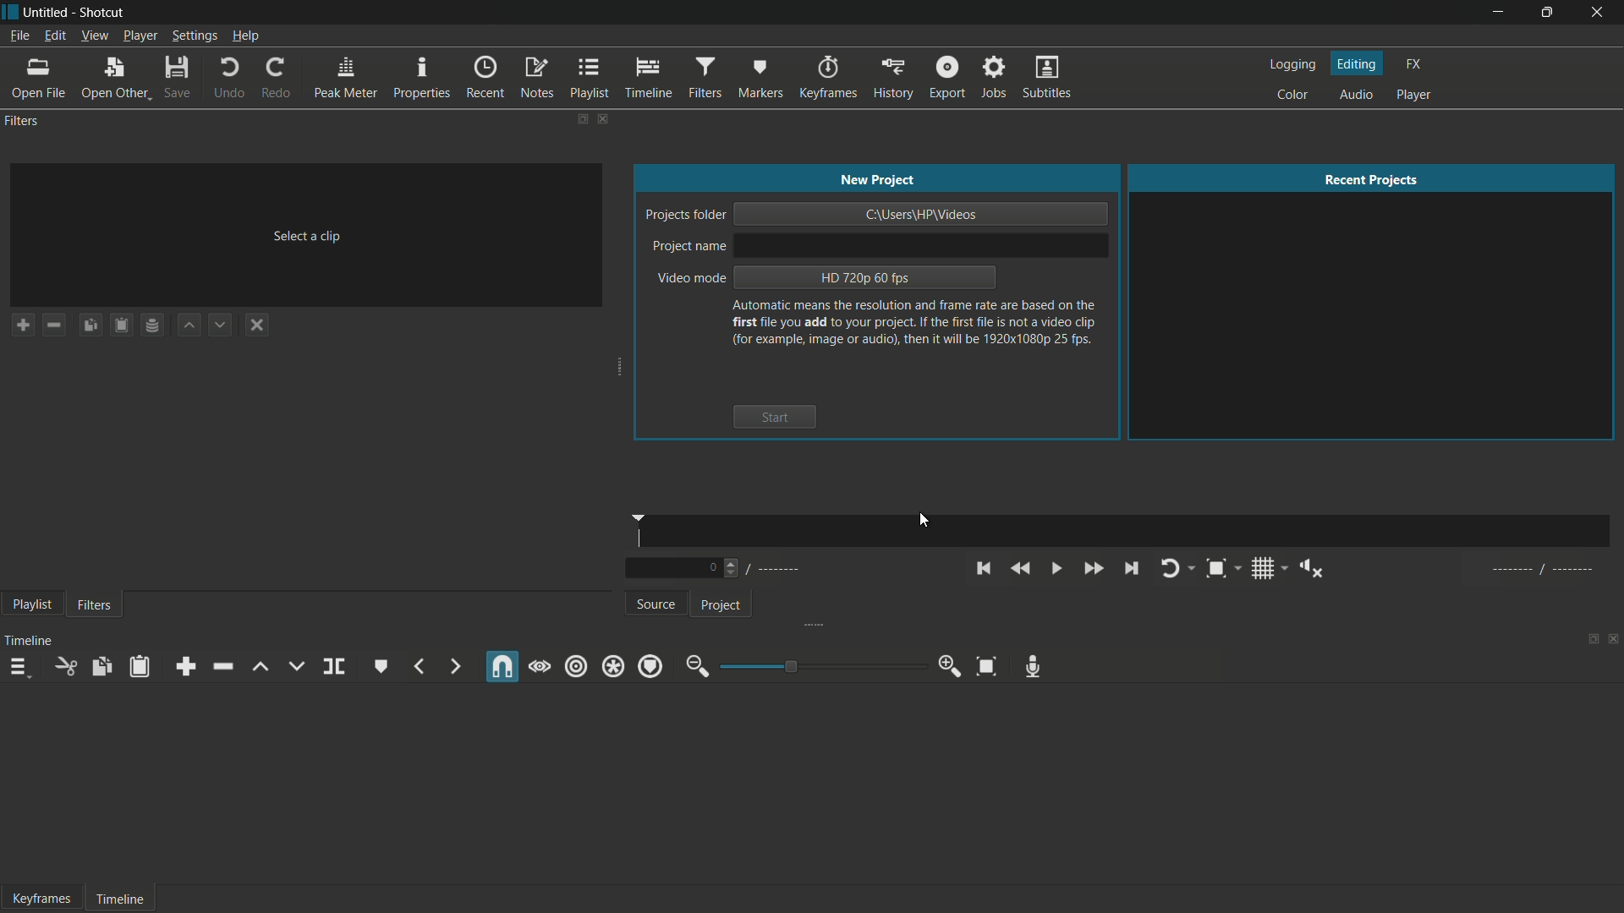 Image resolution: width=1624 pixels, height=913 pixels. I want to click on export, so click(948, 78).